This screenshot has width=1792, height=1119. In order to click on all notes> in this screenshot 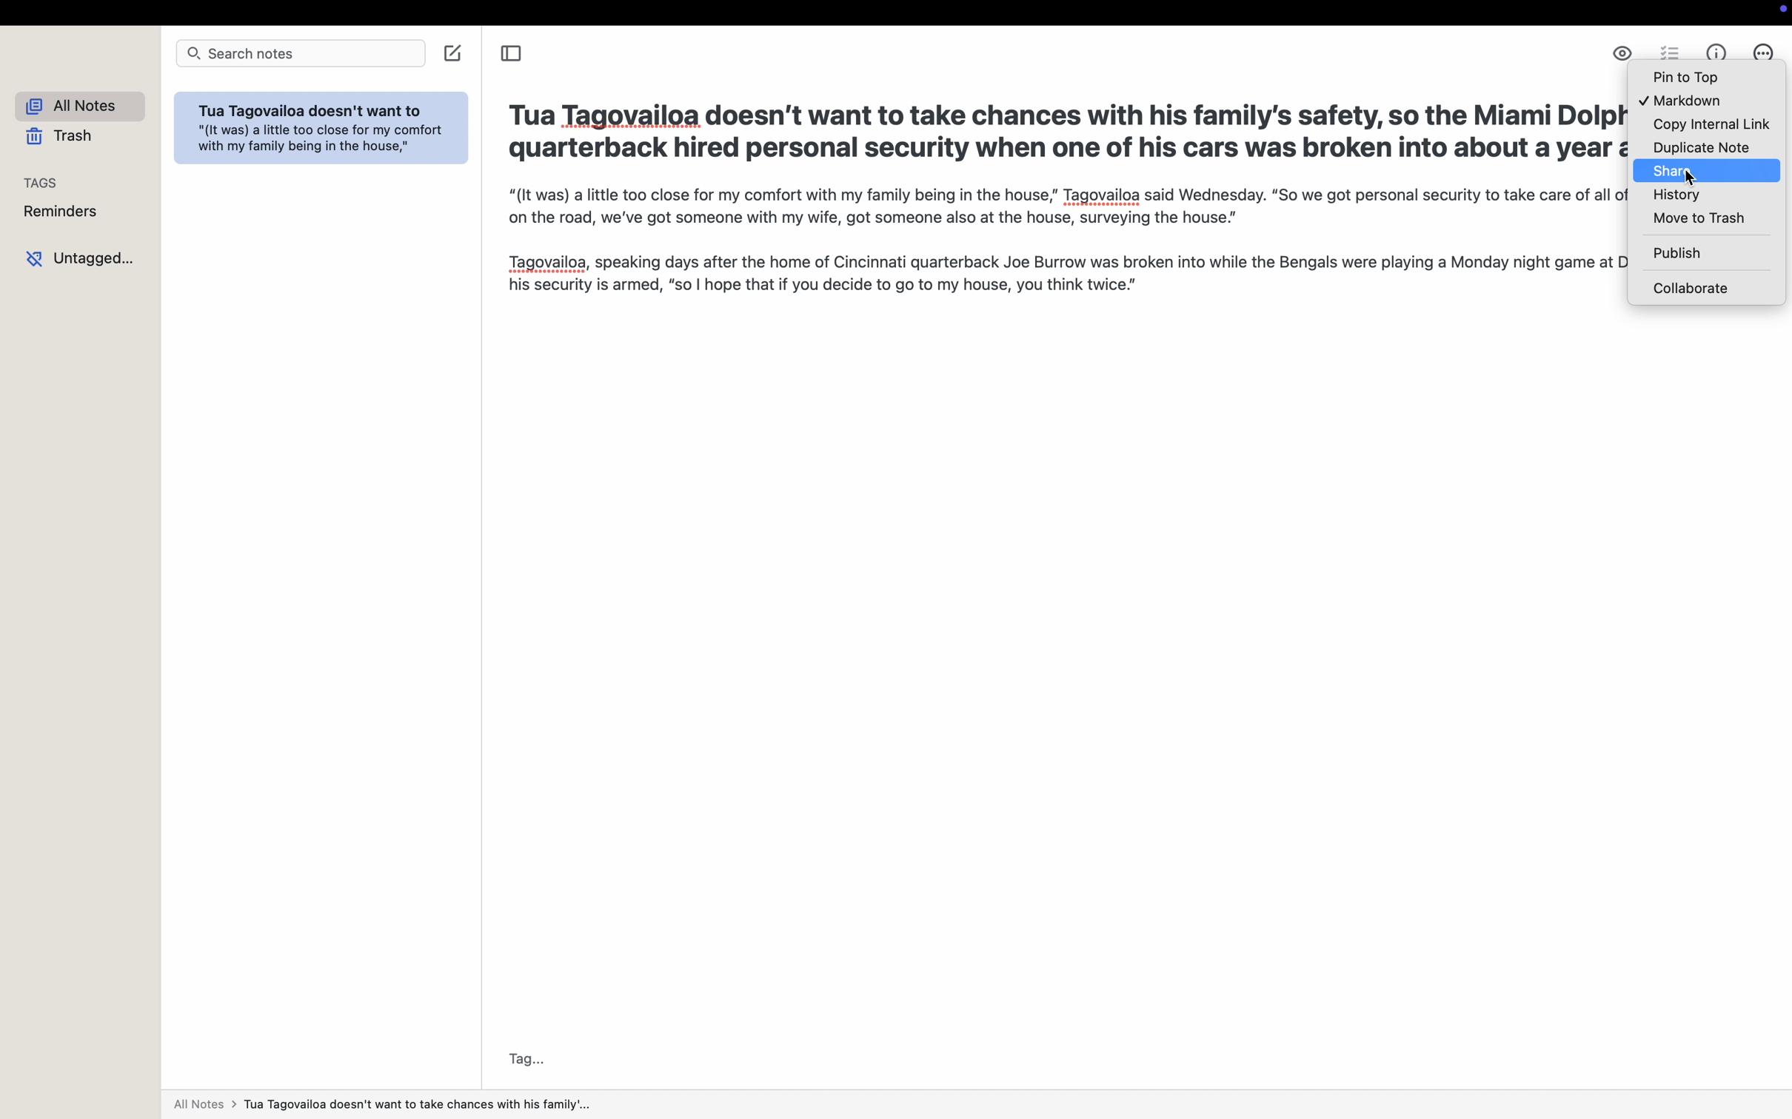, I will do `click(384, 1107)`.